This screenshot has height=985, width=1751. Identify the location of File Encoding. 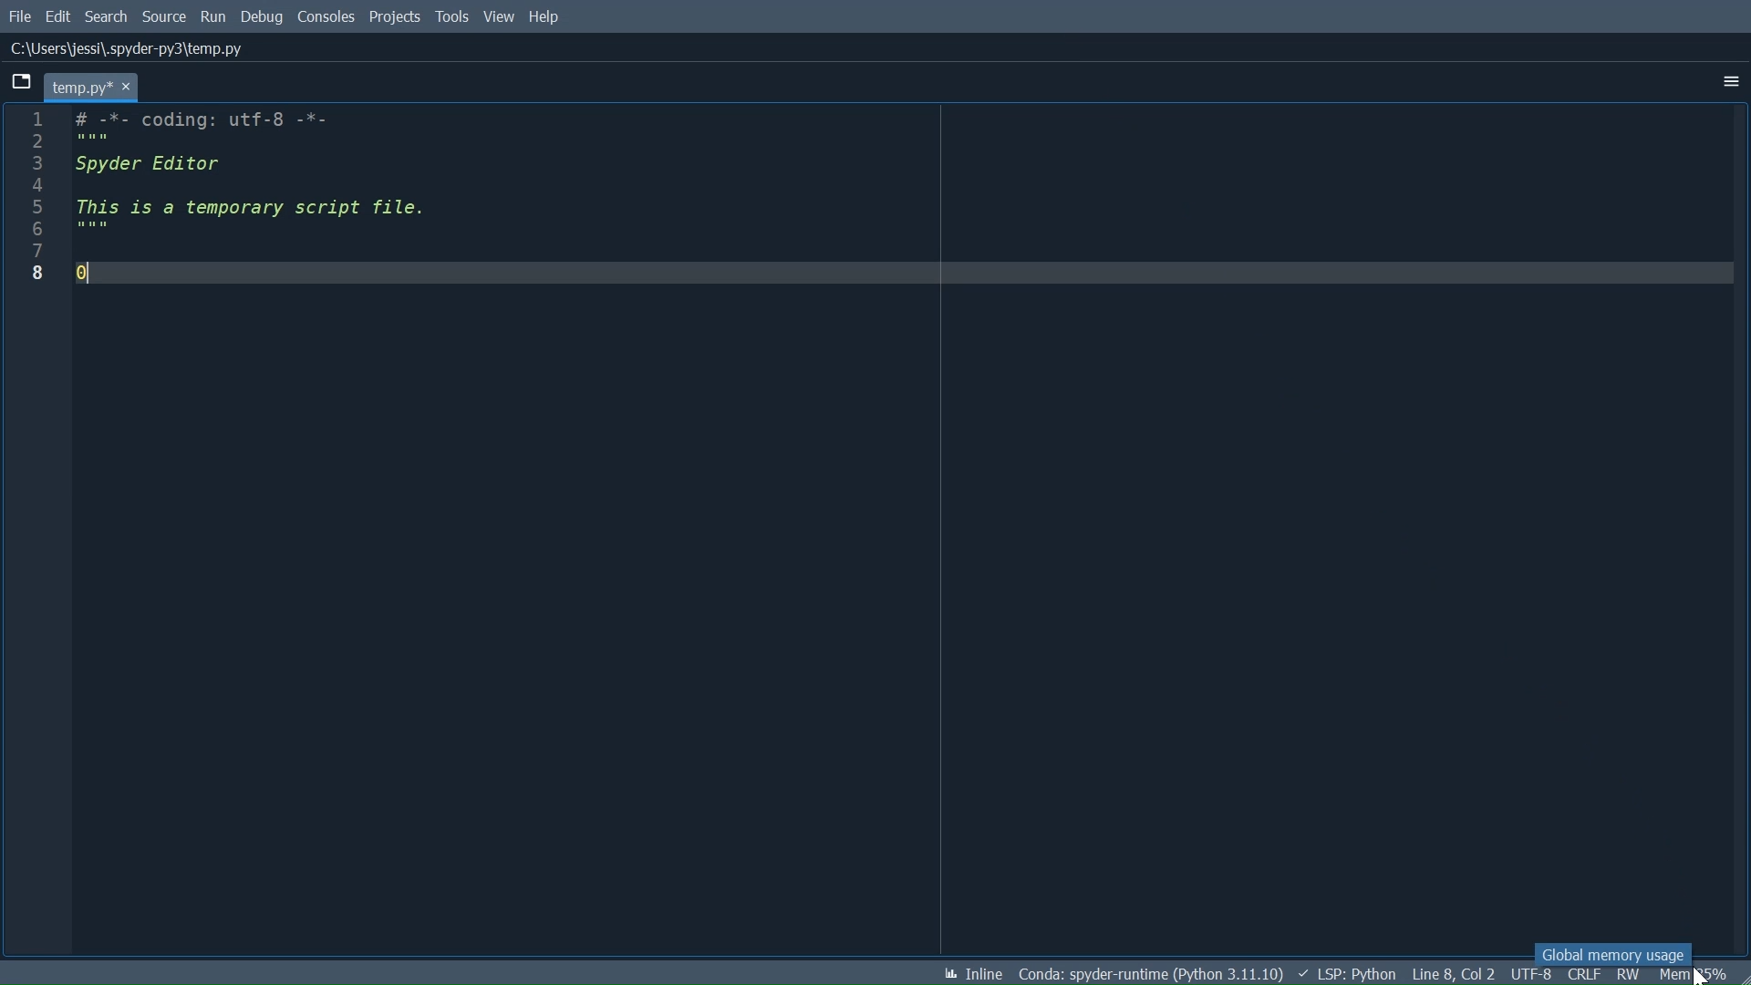
(1531, 976).